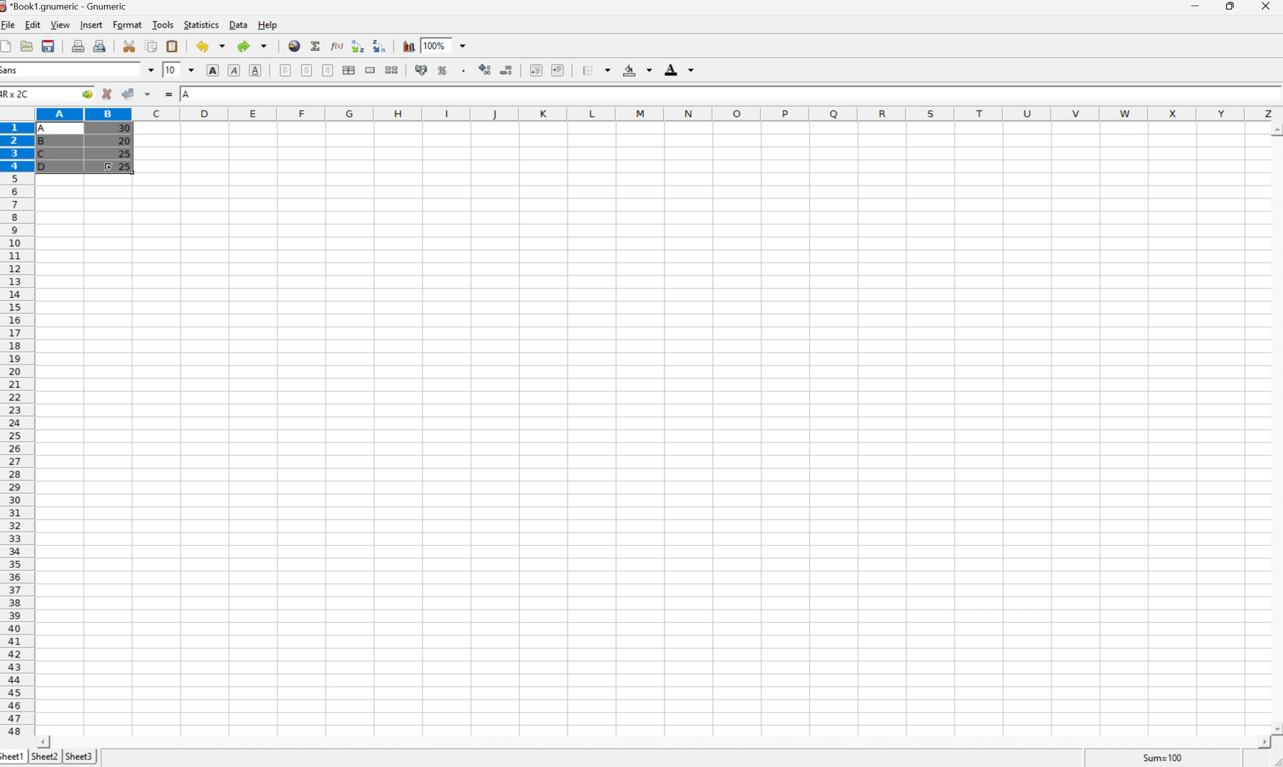  What do you see at coordinates (43, 154) in the screenshot?
I see `C` at bounding box center [43, 154].